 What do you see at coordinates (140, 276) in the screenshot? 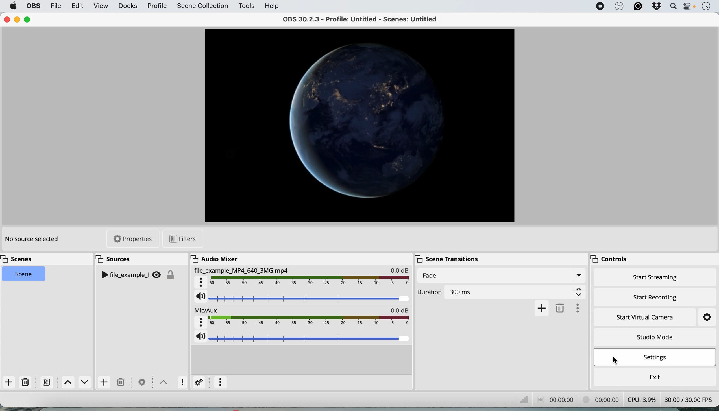
I see `current source` at bounding box center [140, 276].